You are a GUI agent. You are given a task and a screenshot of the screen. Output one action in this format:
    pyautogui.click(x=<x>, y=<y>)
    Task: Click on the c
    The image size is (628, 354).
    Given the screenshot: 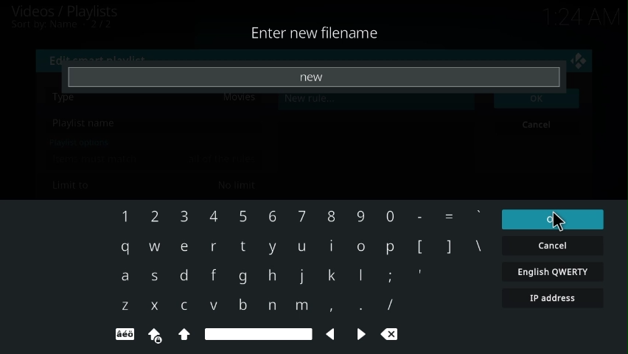 What is the action you would take?
    pyautogui.click(x=183, y=305)
    